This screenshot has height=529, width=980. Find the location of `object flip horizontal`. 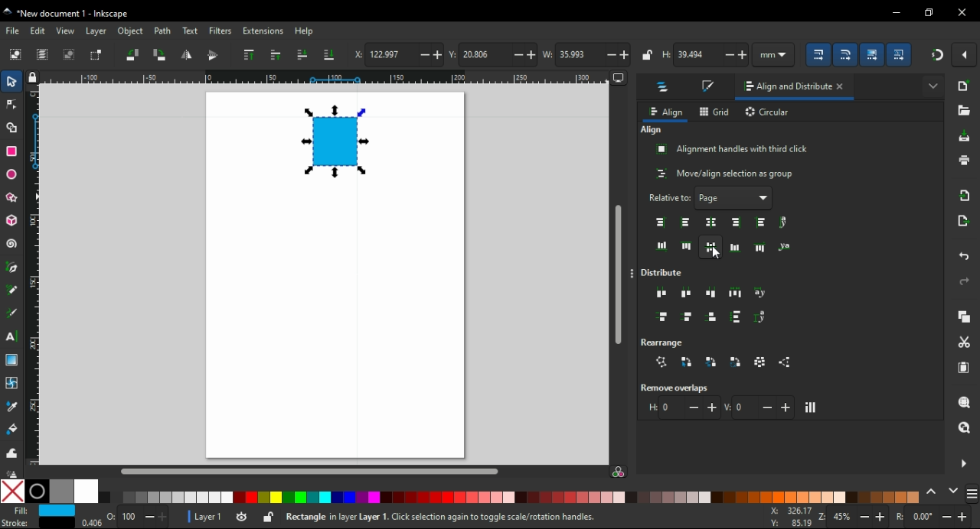

object flip horizontal is located at coordinates (186, 56).